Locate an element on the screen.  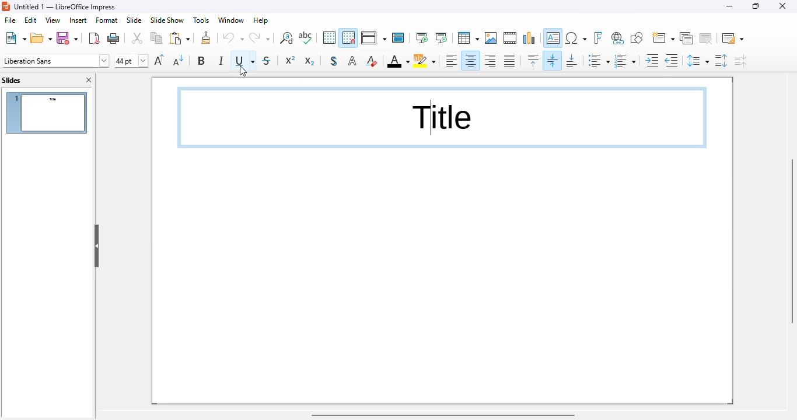
underline is located at coordinates (243, 61).